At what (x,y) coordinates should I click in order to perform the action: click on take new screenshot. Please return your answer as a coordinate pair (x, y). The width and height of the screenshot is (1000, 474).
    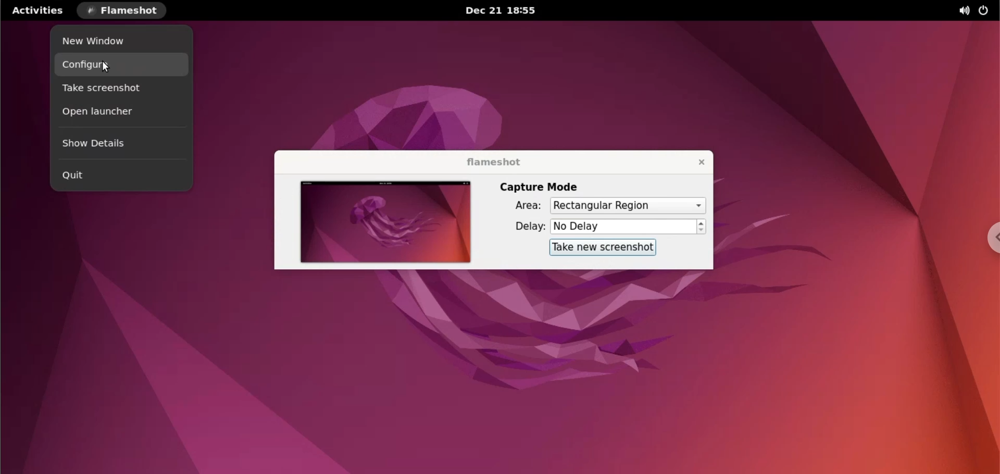
    Looking at the image, I should click on (598, 247).